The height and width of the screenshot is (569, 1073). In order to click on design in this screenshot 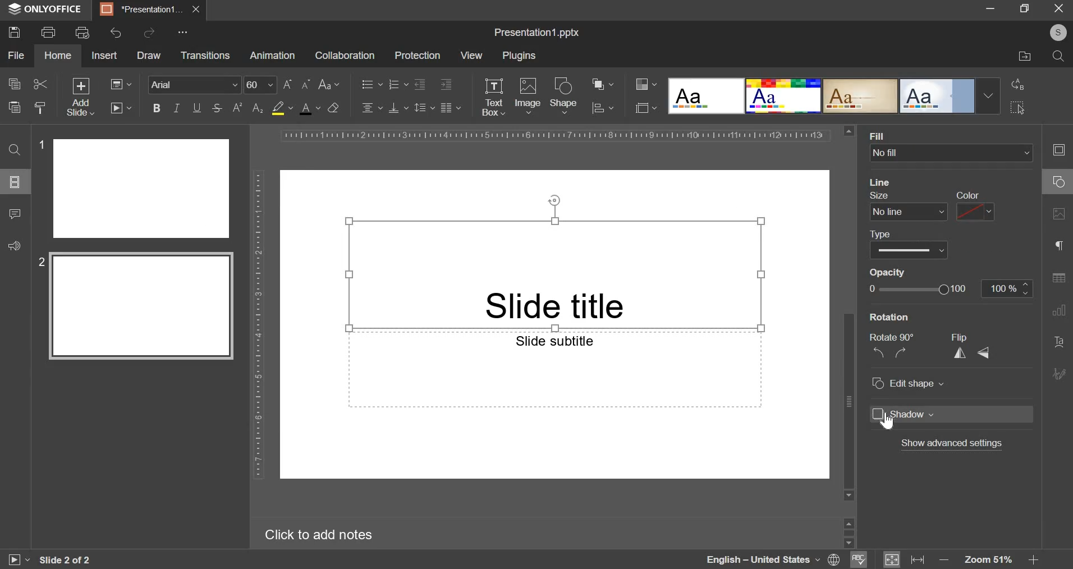, I will do `click(834, 95)`.